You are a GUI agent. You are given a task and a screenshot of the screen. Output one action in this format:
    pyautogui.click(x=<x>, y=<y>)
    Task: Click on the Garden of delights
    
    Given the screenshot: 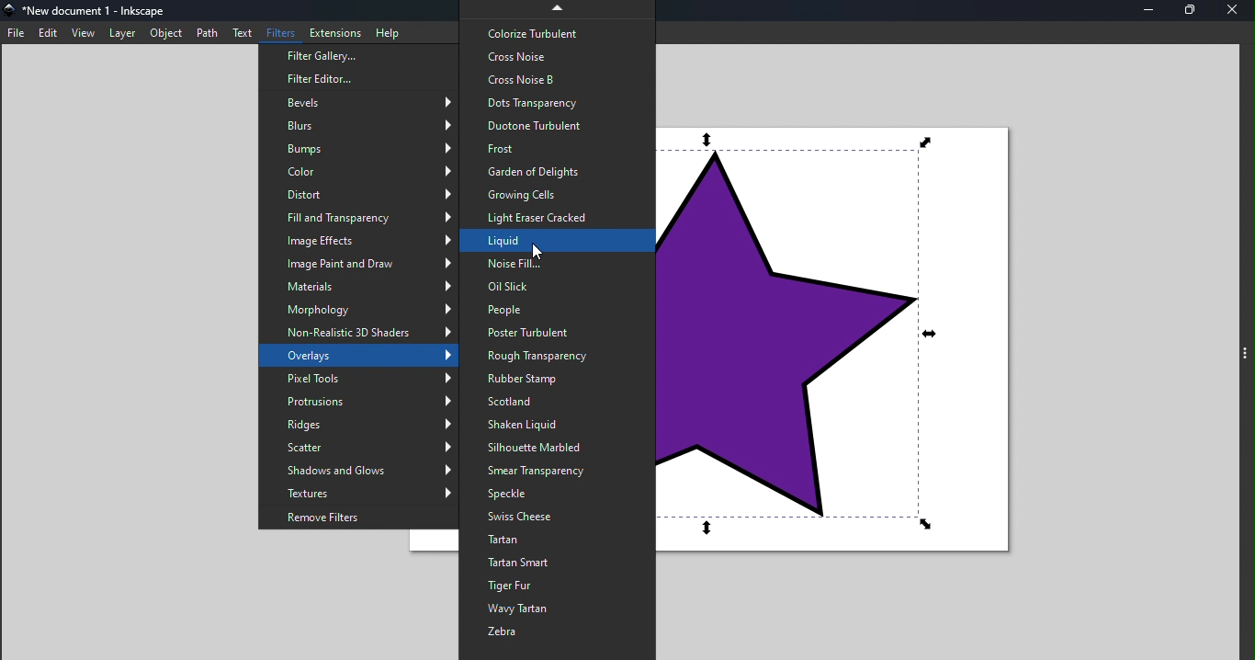 What is the action you would take?
    pyautogui.click(x=555, y=173)
    